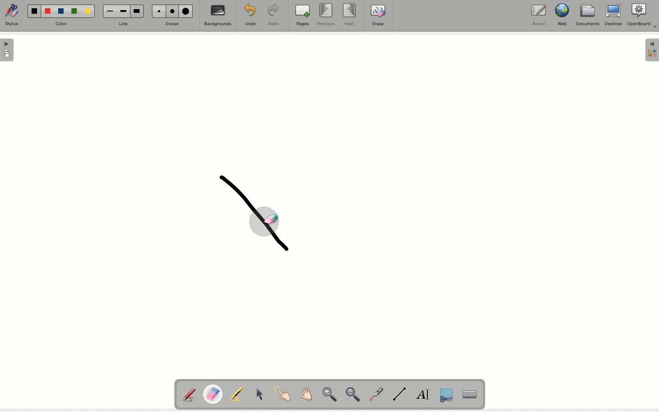 The image size is (659, 412). I want to click on Undo, so click(249, 15).